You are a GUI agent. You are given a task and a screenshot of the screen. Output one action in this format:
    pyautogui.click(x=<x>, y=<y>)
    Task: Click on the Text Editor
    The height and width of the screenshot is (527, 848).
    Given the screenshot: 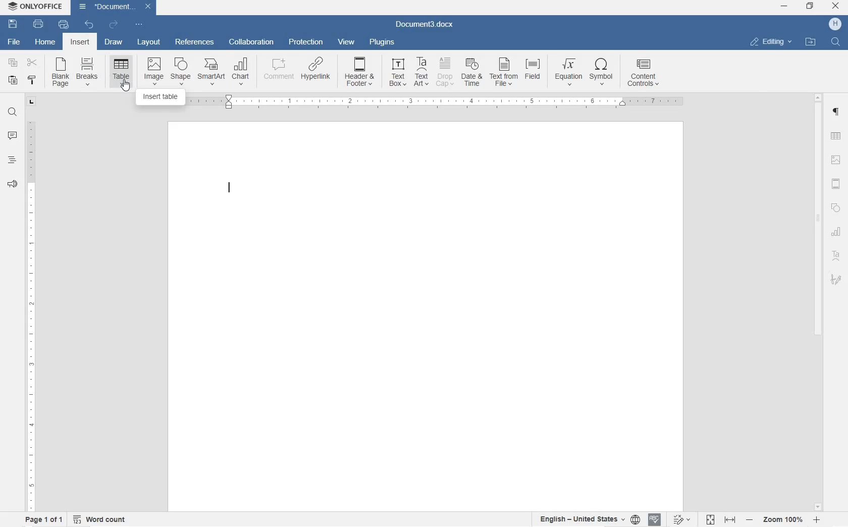 What is the action you would take?
    pyautogui.click(x=229, y=193)
    